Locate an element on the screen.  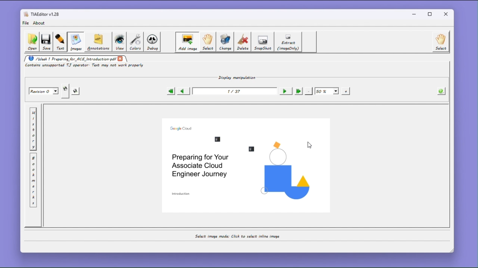
SnapShot is located at coordinates (264, 42).